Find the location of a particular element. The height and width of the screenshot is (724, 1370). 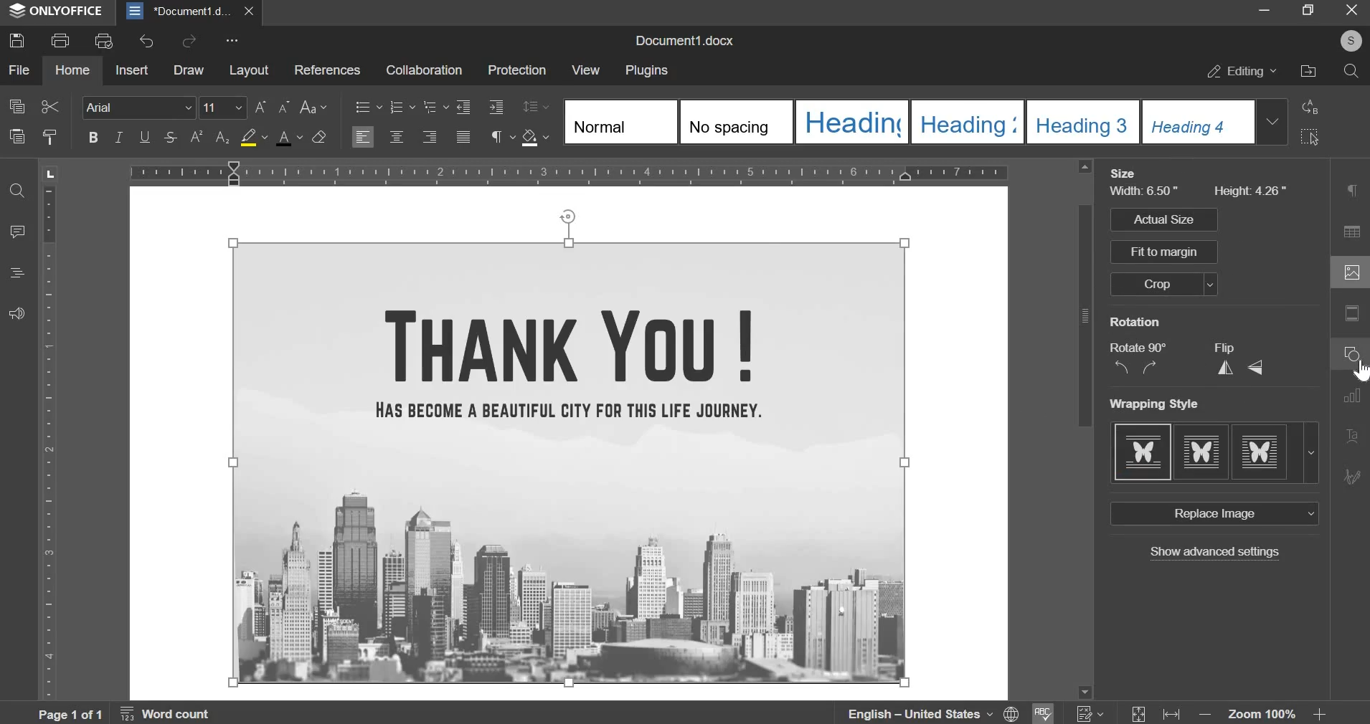

headings is located at coordinates (14, 274).